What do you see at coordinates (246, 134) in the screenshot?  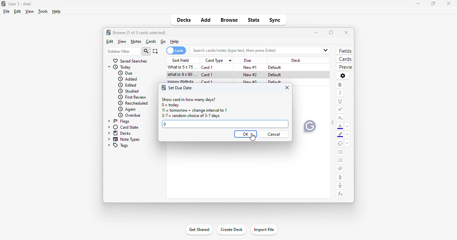 I see `OK` at bounding box center [246, 134].